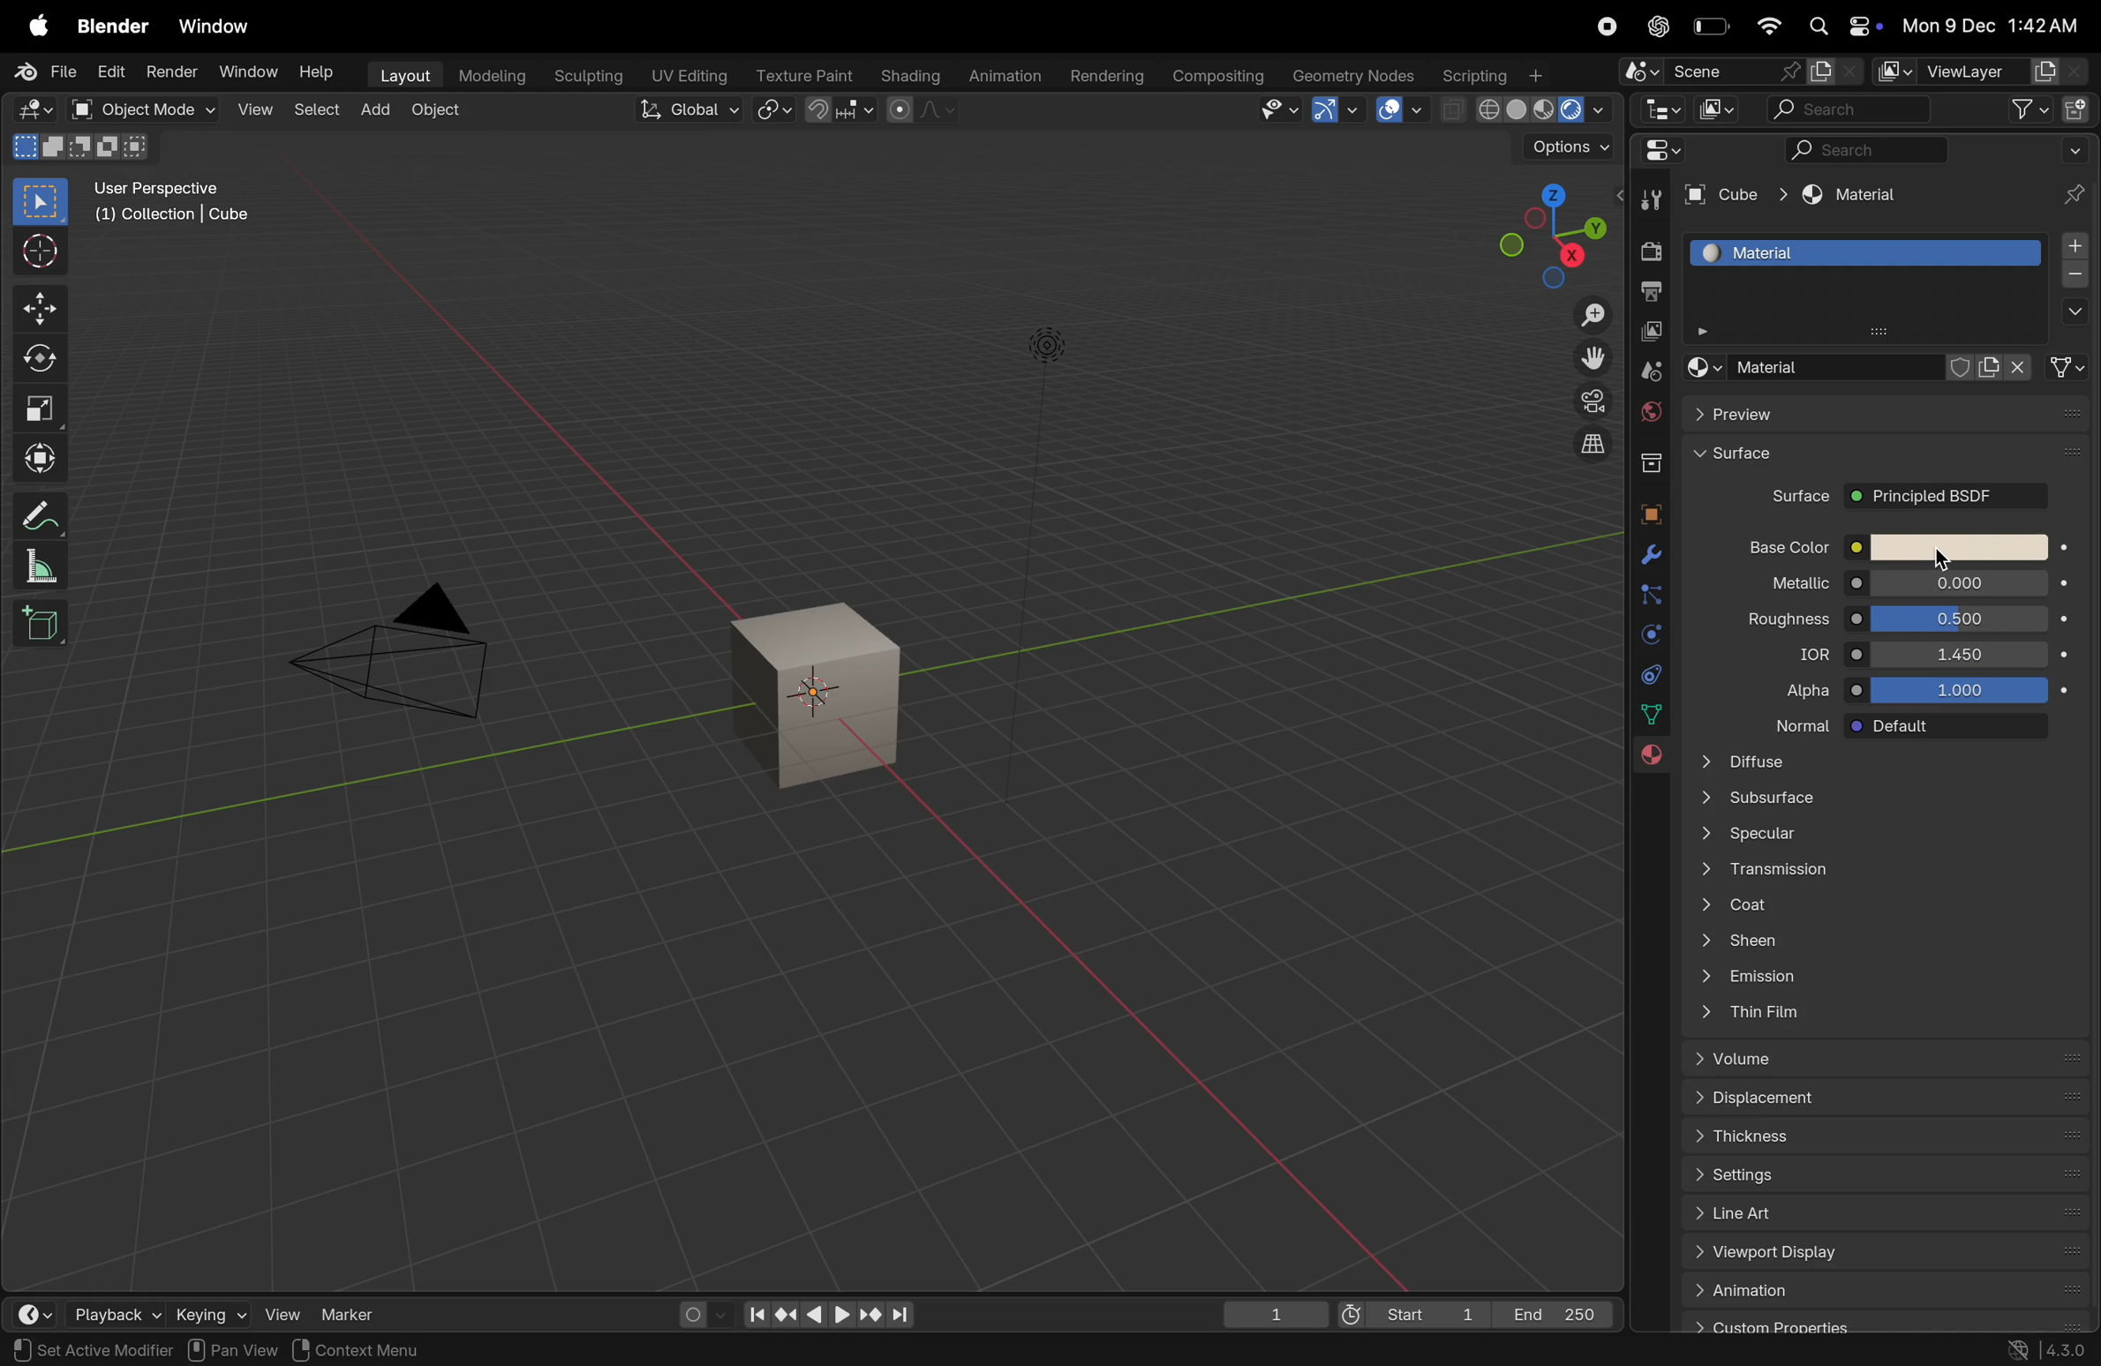 Image resolution: width=2101 pixels, height=1366 pixels. What do you see at coordinates (2020, 109) in the screenshot?
I see `filter` at bounding box center [2020, 109].